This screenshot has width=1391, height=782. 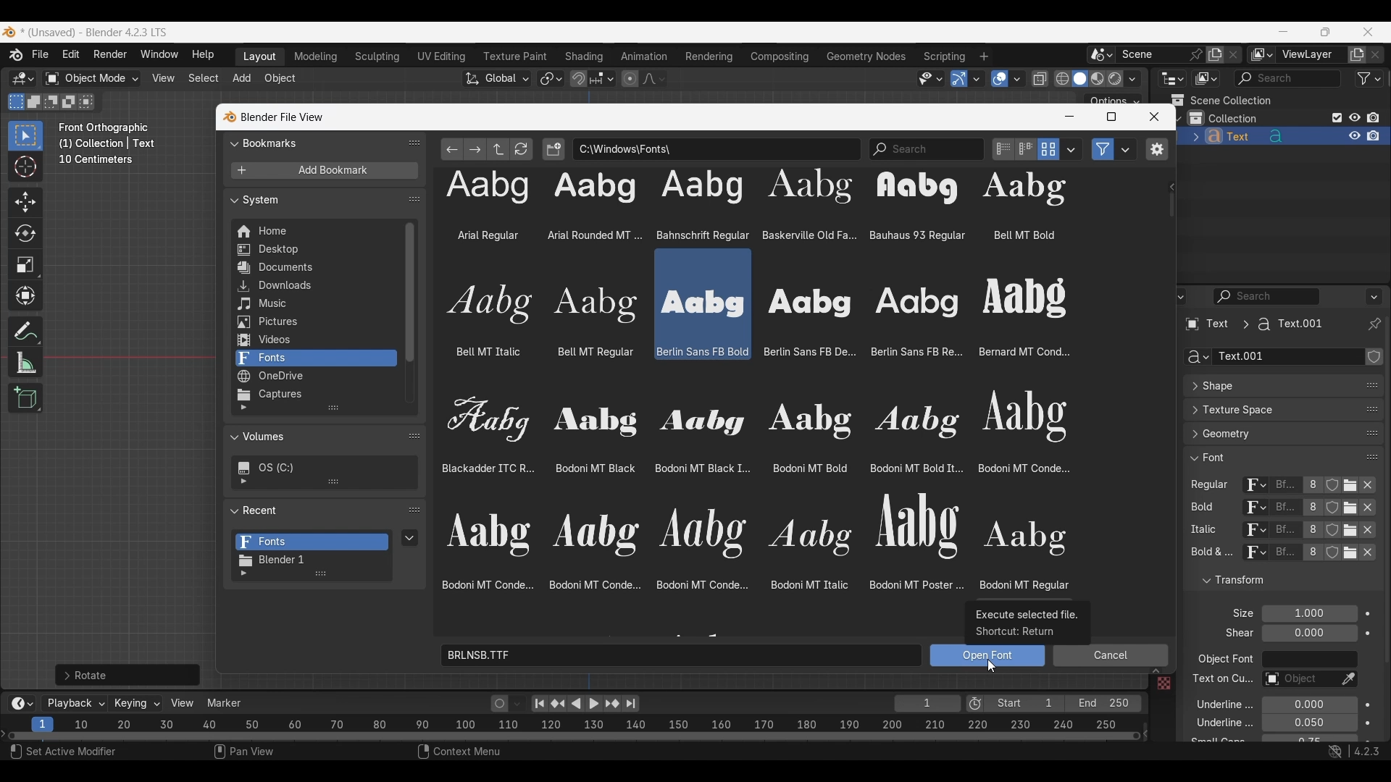 I want to click on Edit menu, so click(x=71, y=55).